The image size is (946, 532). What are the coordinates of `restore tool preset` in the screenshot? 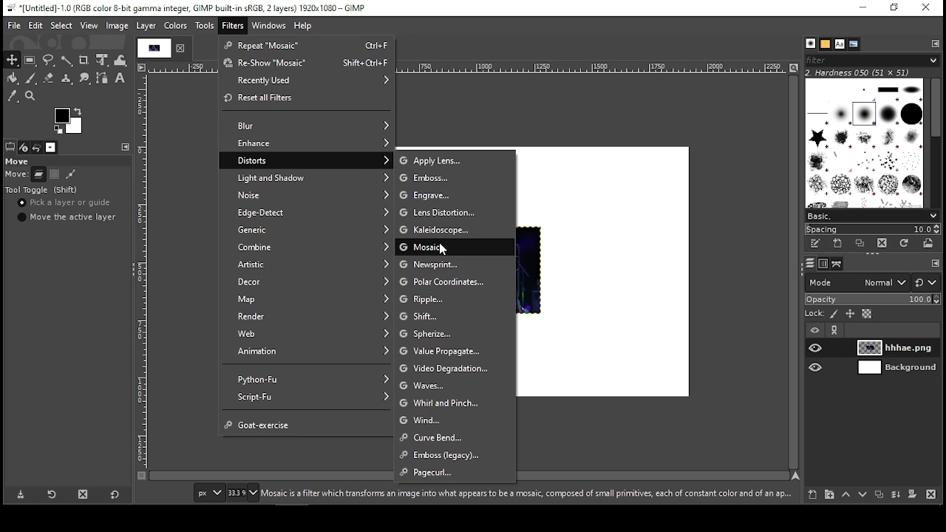 It's located at (52, 494).